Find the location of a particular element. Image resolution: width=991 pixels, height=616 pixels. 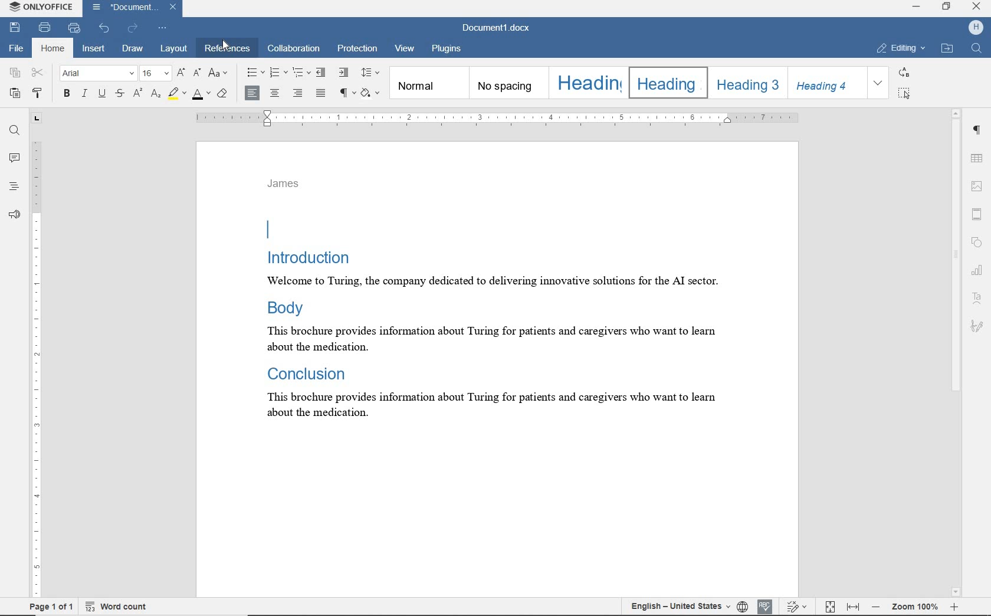

chart is located at coordinates (978, 269).